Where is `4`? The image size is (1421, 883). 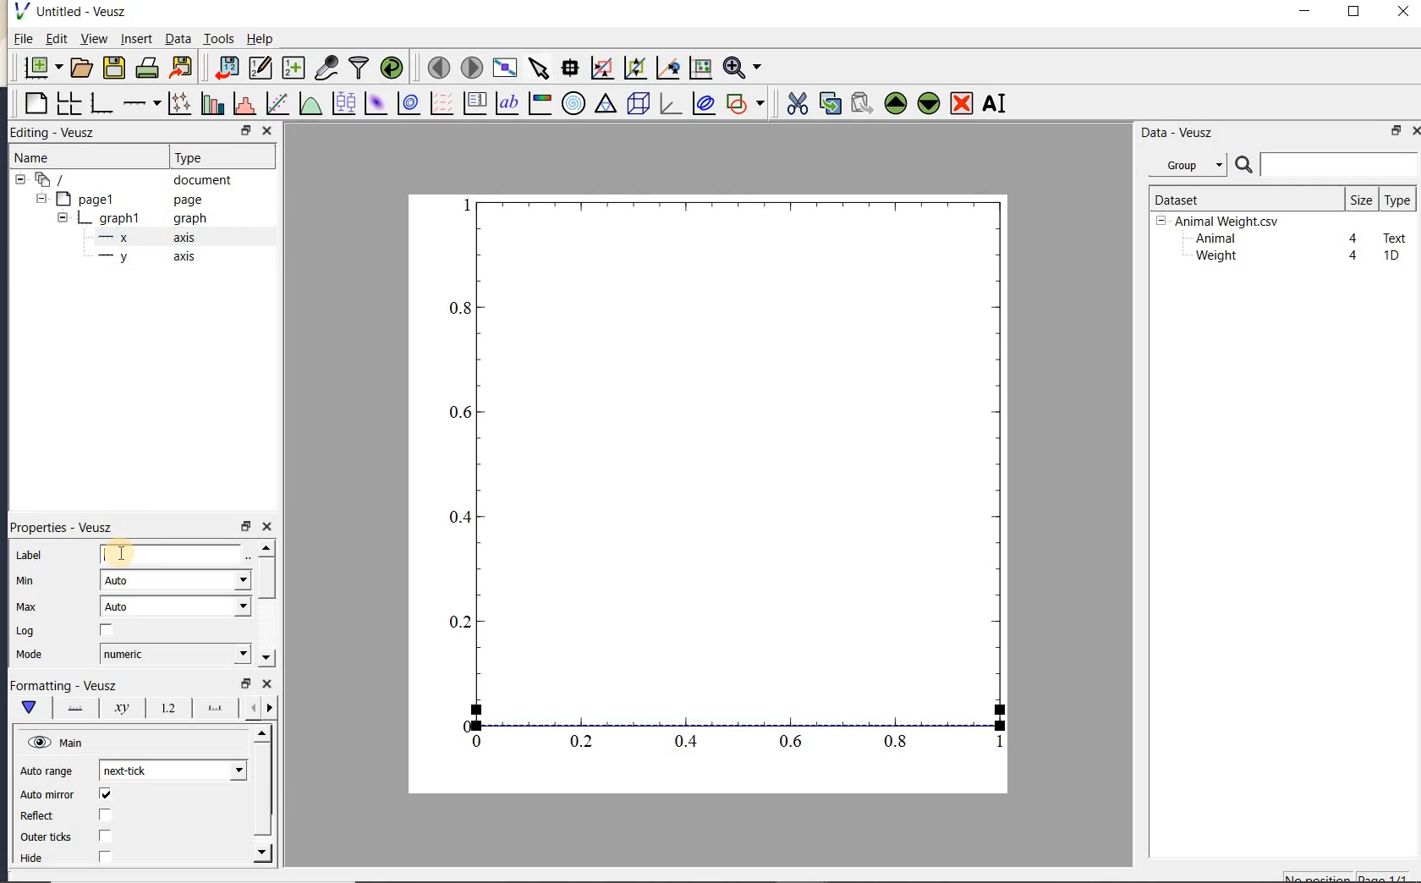
4 is located at coordinates (1354, 239).